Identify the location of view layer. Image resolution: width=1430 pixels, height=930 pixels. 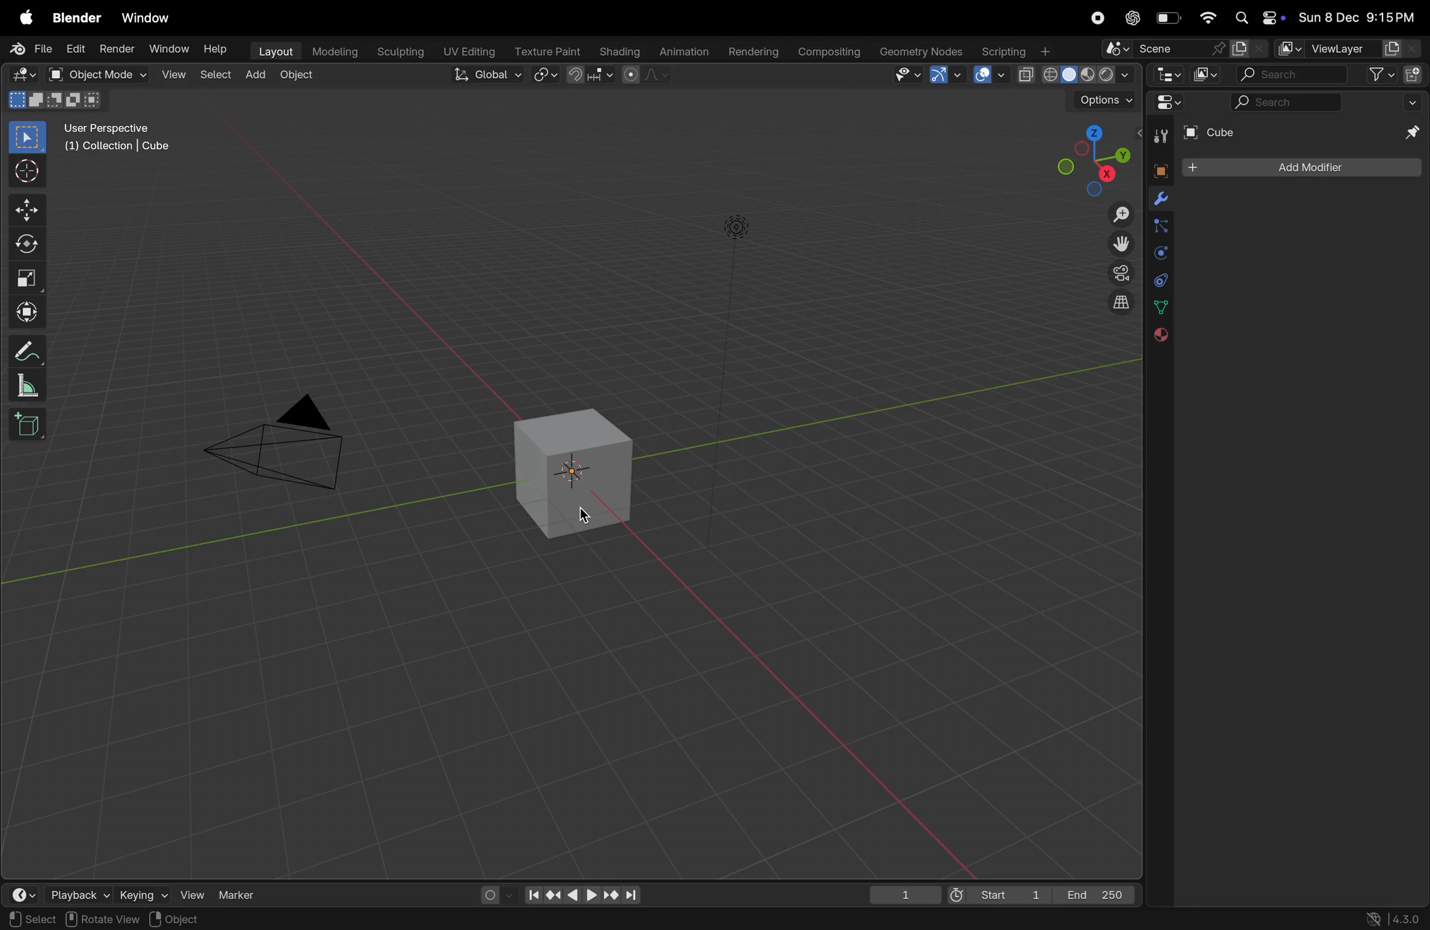
(1345, 49).